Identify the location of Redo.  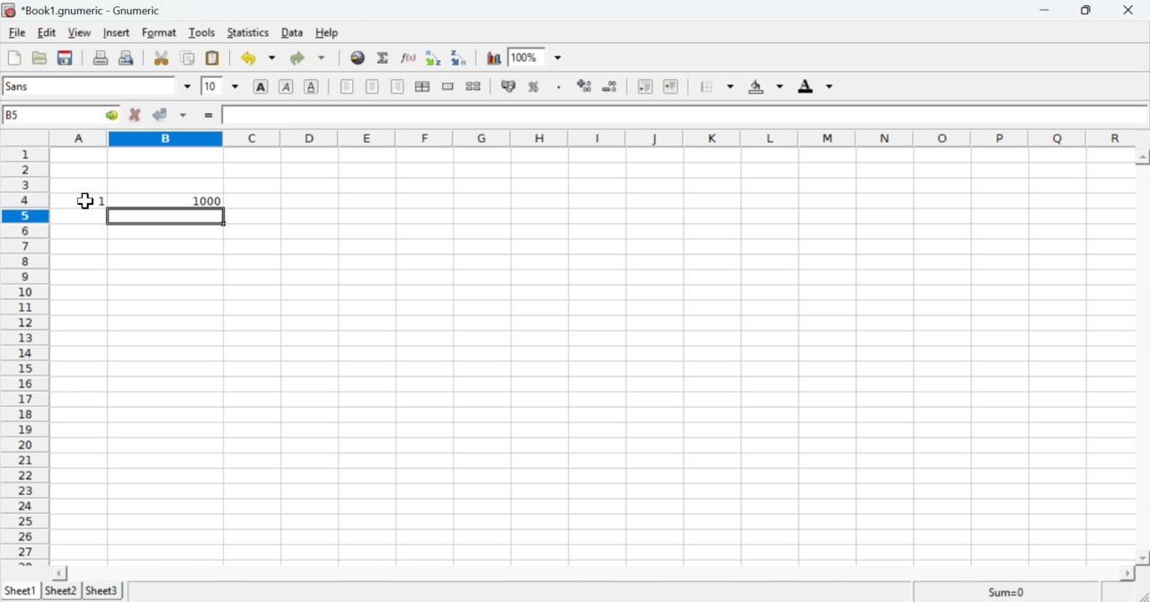
(308, 57).